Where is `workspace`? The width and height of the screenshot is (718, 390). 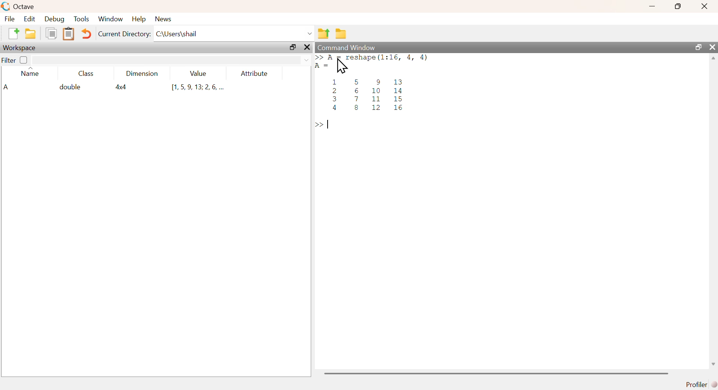
workspace is located at coordinates (22, 48).